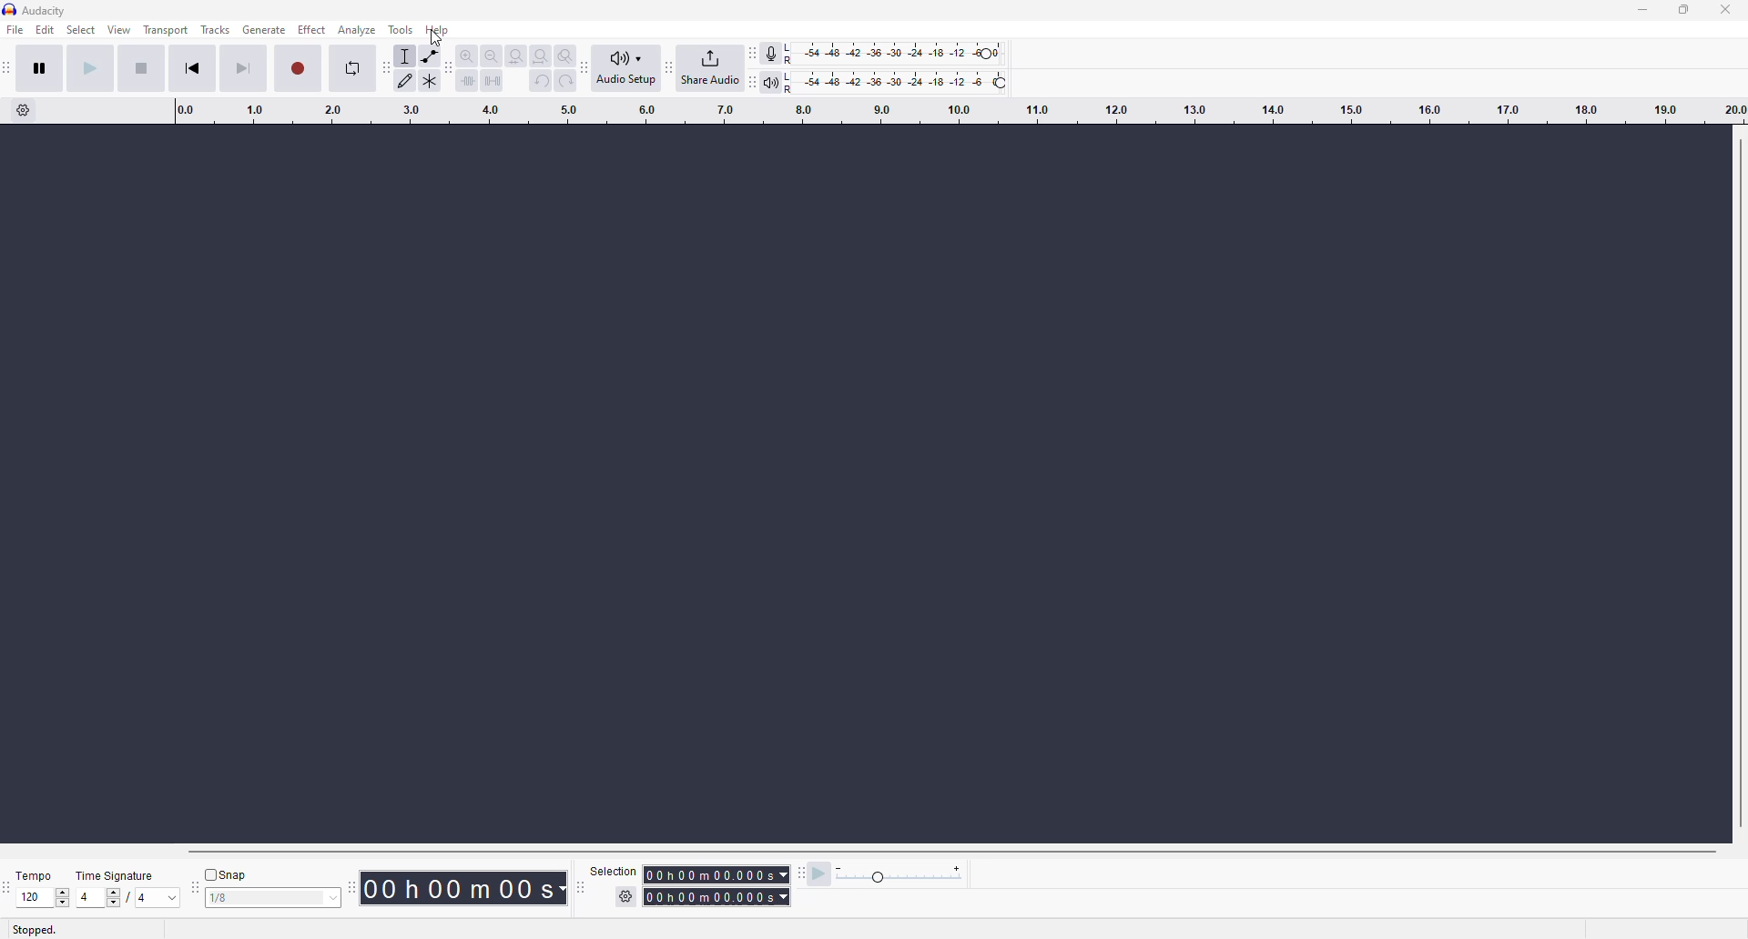 The height and width of the screenshot is (939, 1748). Describe the element at coordinates (468, 894) in the screenshot. I see `time` at that location.